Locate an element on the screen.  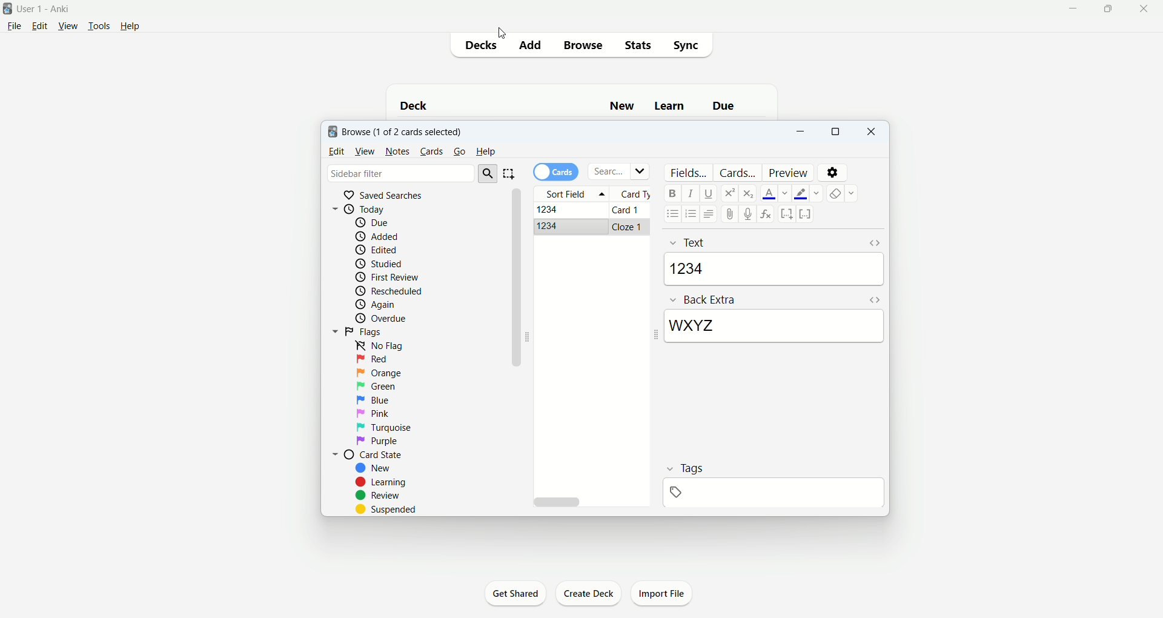
overdue is located at coordinates (383, 318).